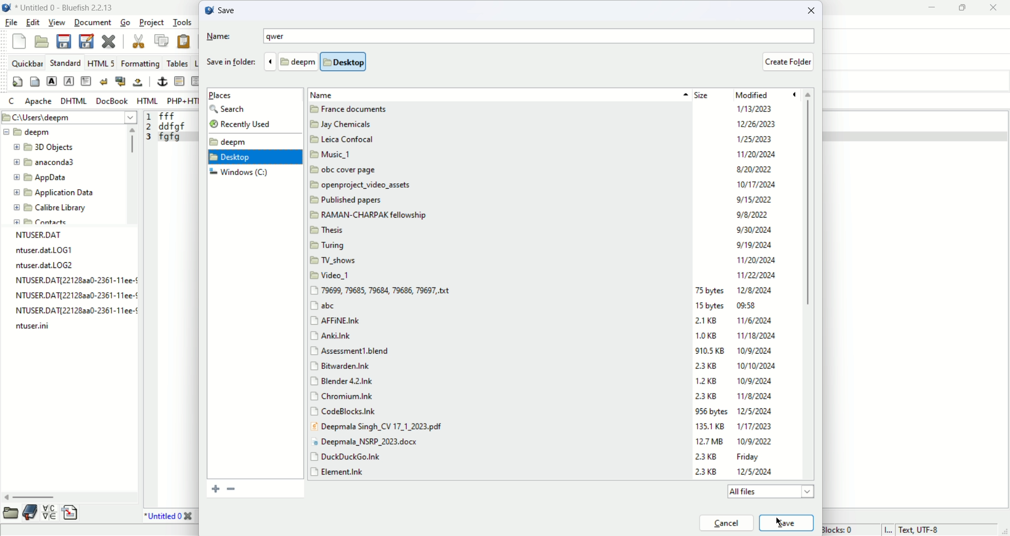  What do you see at coordinates (964, 8) in the screenshot?
I see `maximize` at bounding box center [964, 8].